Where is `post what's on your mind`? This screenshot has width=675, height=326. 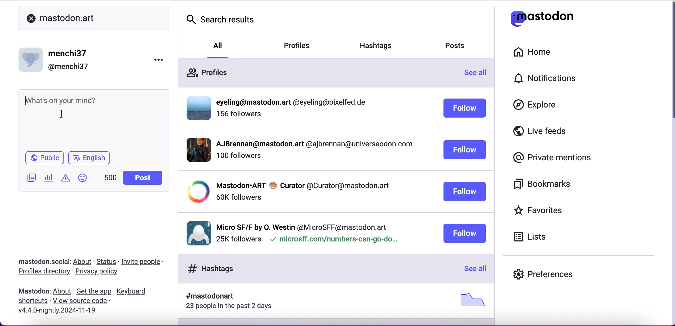
post what's on your mind is located at coordinates (64, 97).